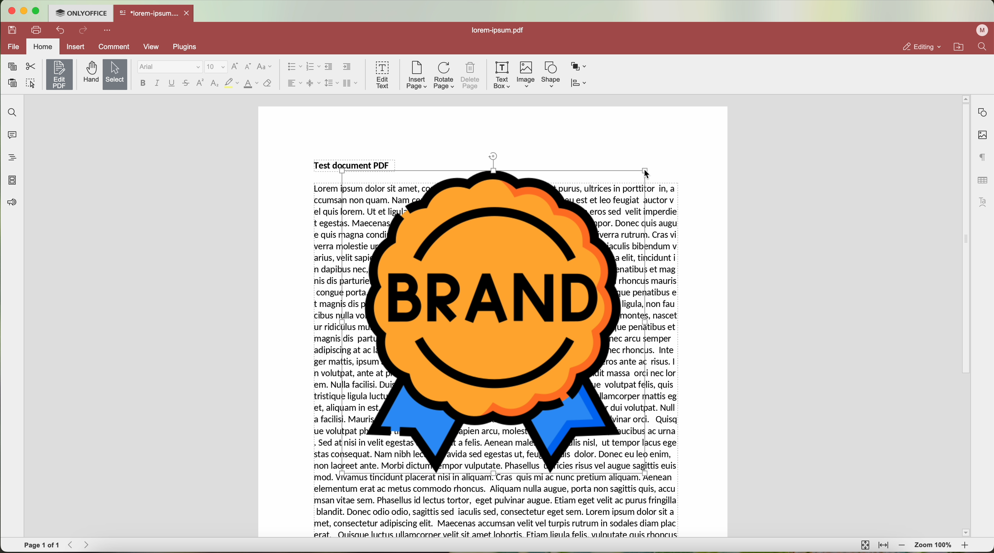 This screenshot has width=994, height=553. I want to click on select, so click(115, 75).